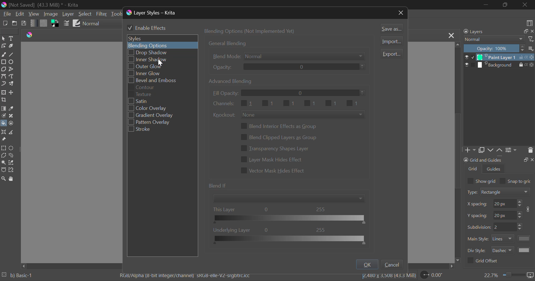 Image resolution: width=535 pixels, height=281 pixels. Describe the element at coordinates (154, 13) in the screenshot. I see `Window Title` at that location.